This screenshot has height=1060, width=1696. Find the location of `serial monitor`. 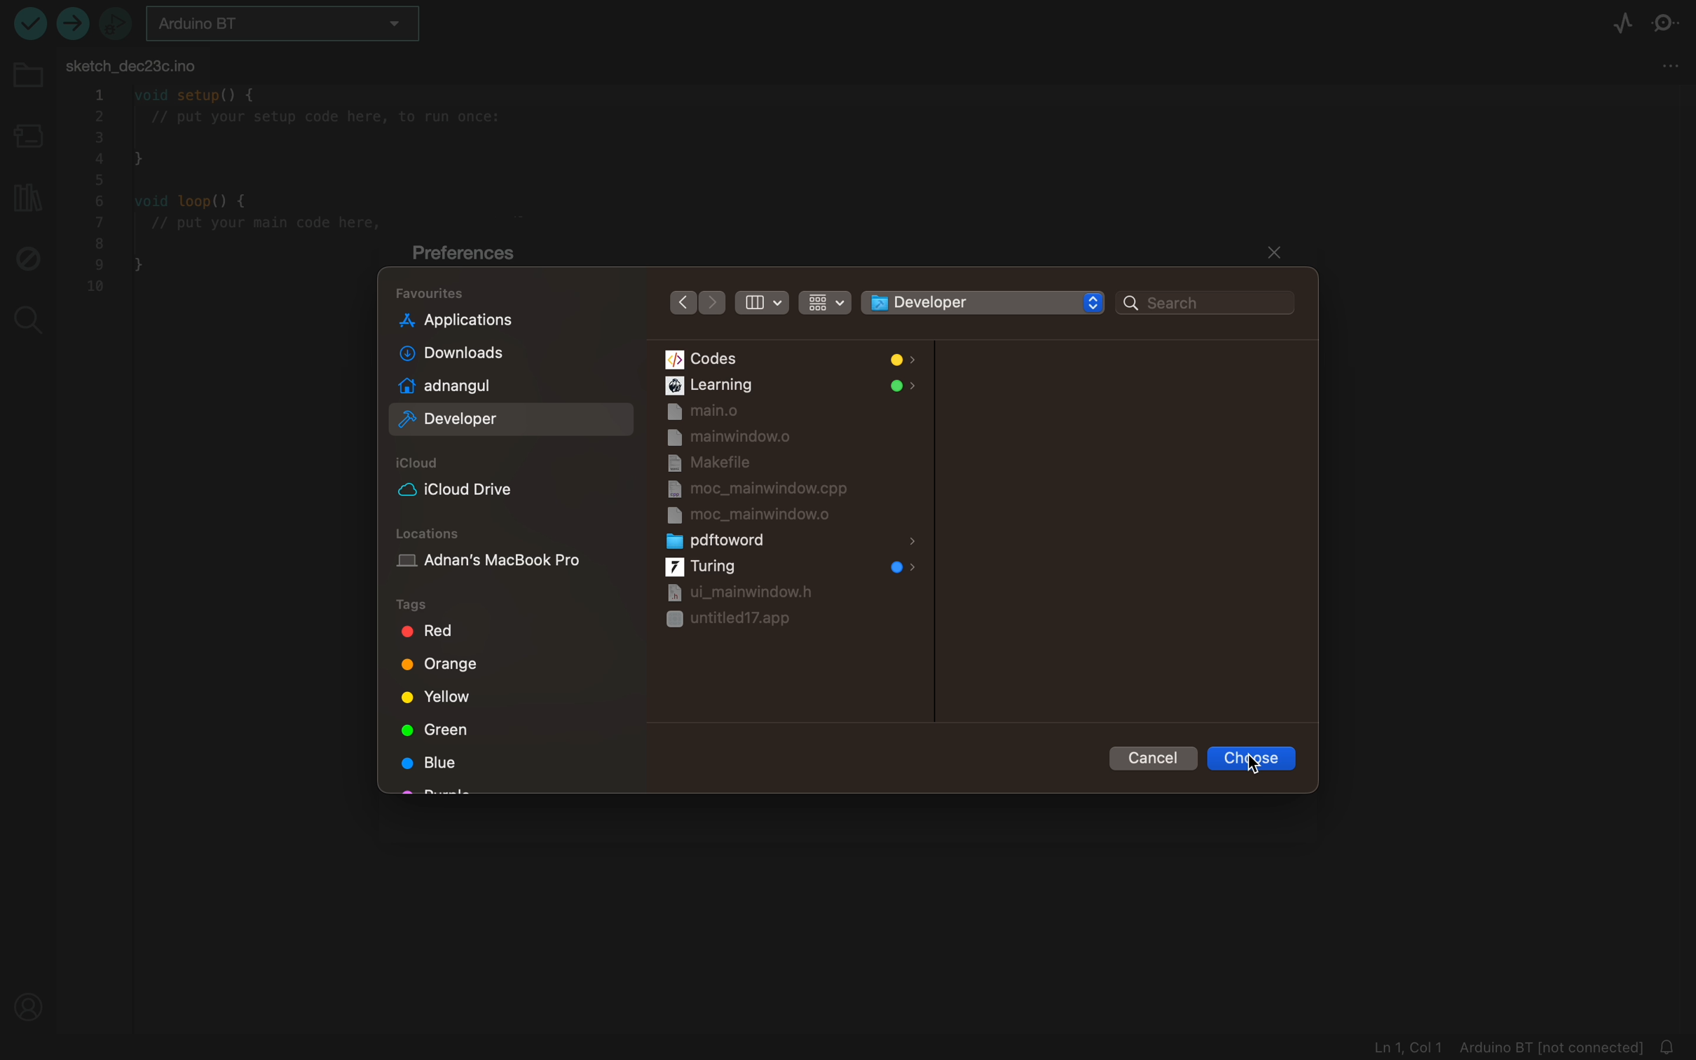

serial monitor is located at coordinates (1669, 22).